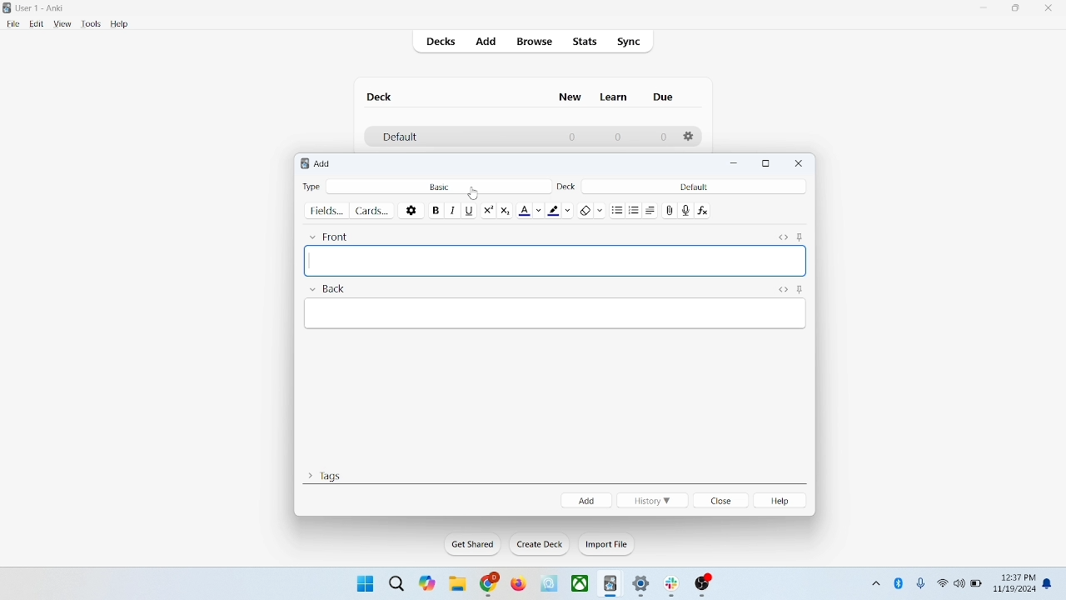  I want to click on basic, so click(439, 187).